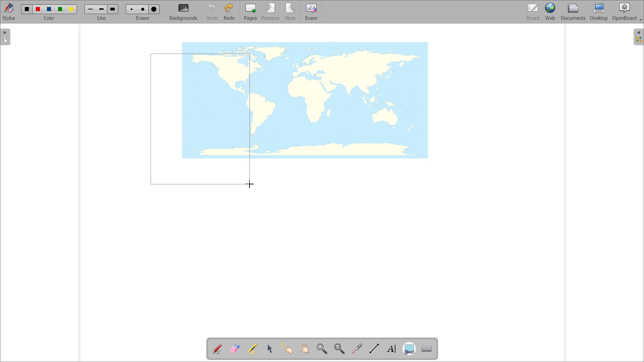 The height and width of the screenshot is (362, 644). I want to click on web, so click(551, 12).